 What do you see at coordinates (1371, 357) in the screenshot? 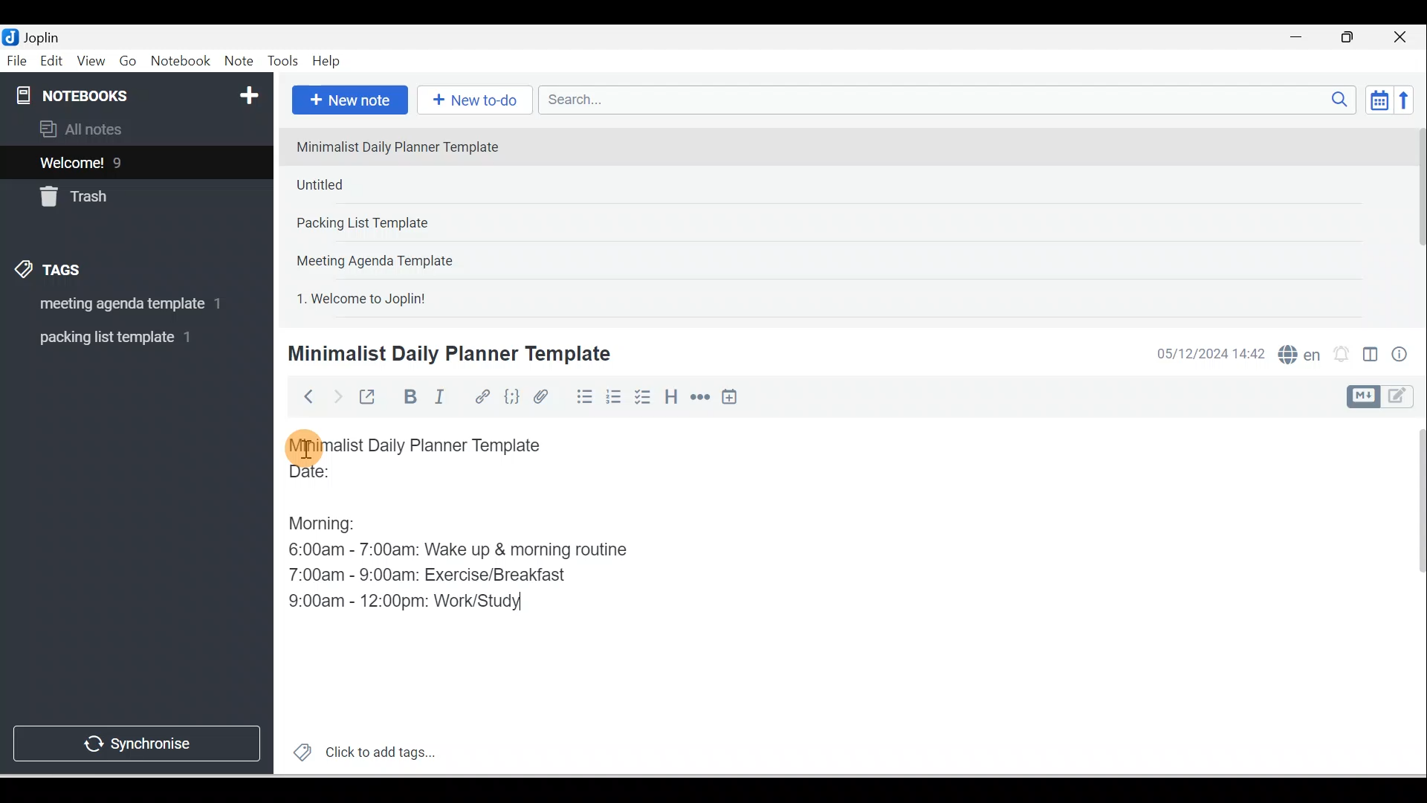
I see `Toggle editors` at bounding box center [1371, 357].